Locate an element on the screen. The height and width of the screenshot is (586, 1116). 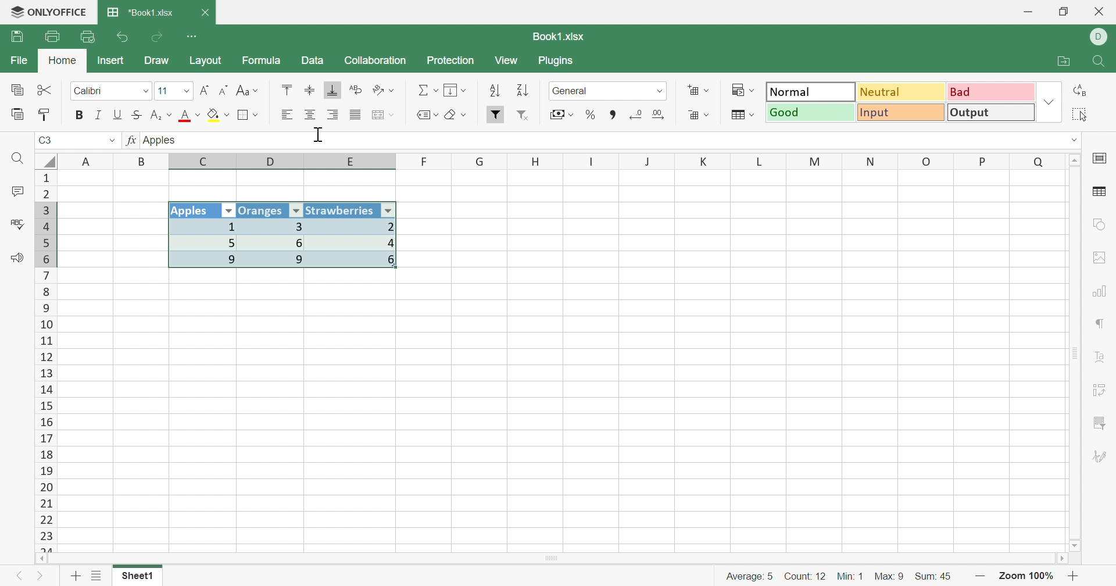
B is located at coordinates (144, 161).